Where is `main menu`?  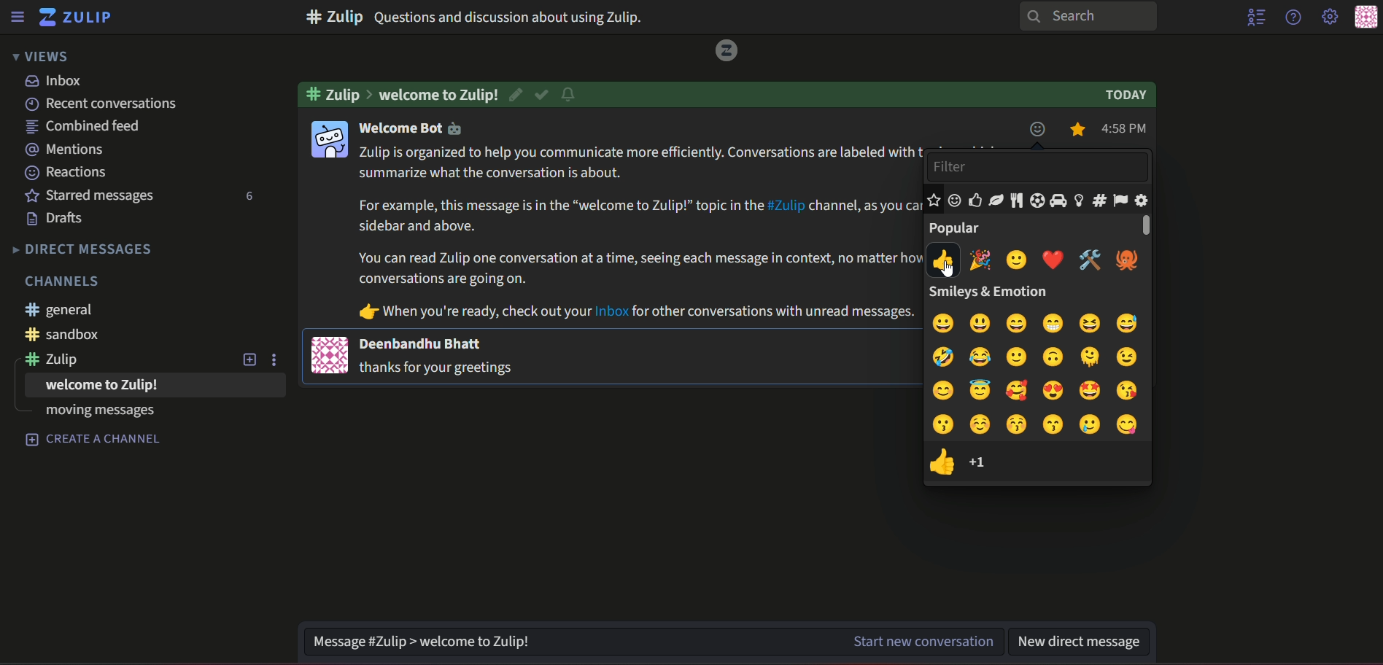 main menu is located at coordinates (1328, 17).